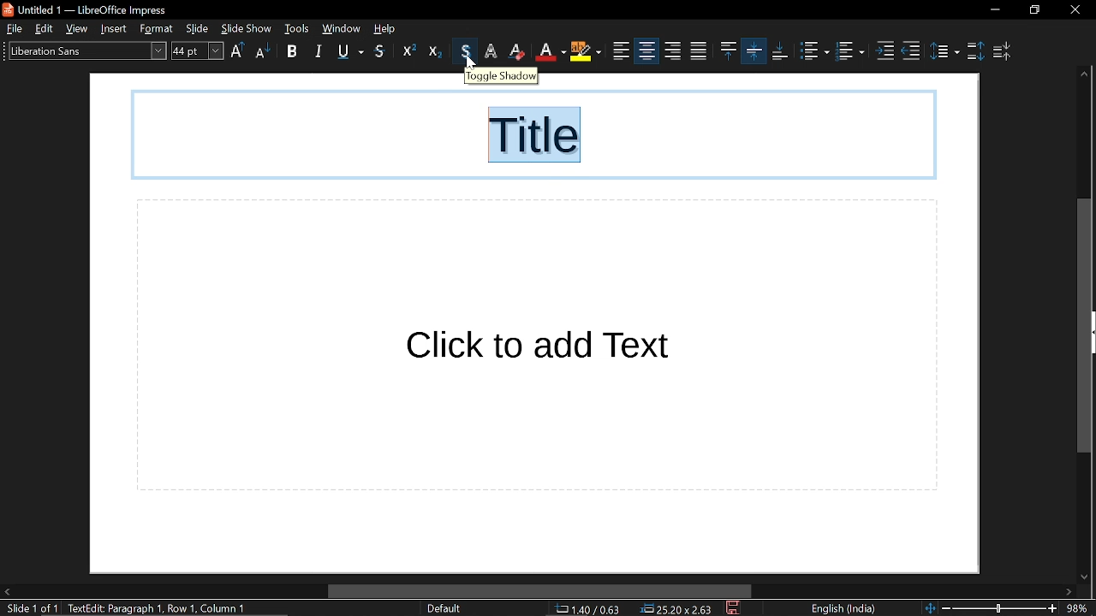 Image resolution: width=1096 pixels, height=616 pixels. I want to click on format, so click(159, 29).